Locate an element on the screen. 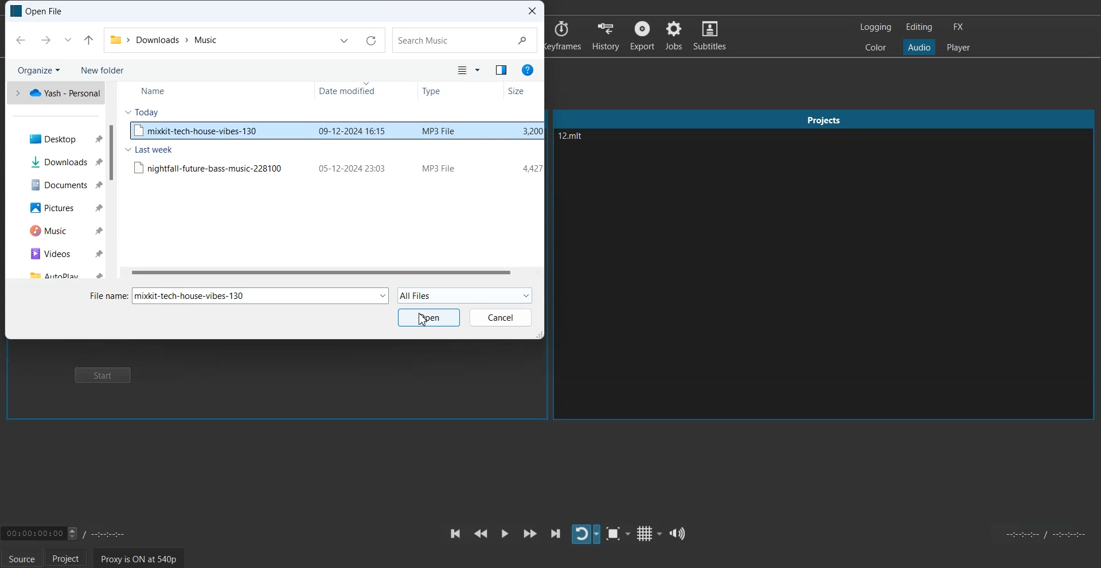  Toggle Zoom is located at coordinates (618, 534).